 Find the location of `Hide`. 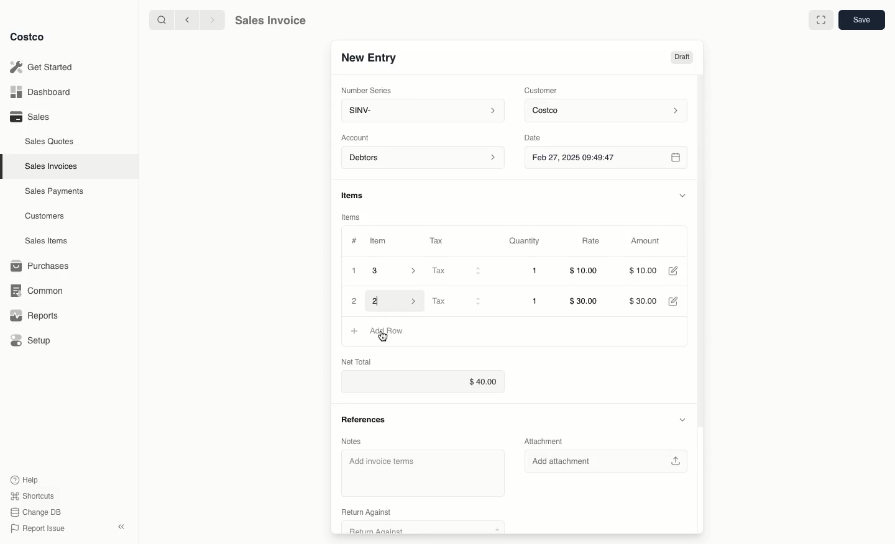

Hide is located at coordinates (681, 418).